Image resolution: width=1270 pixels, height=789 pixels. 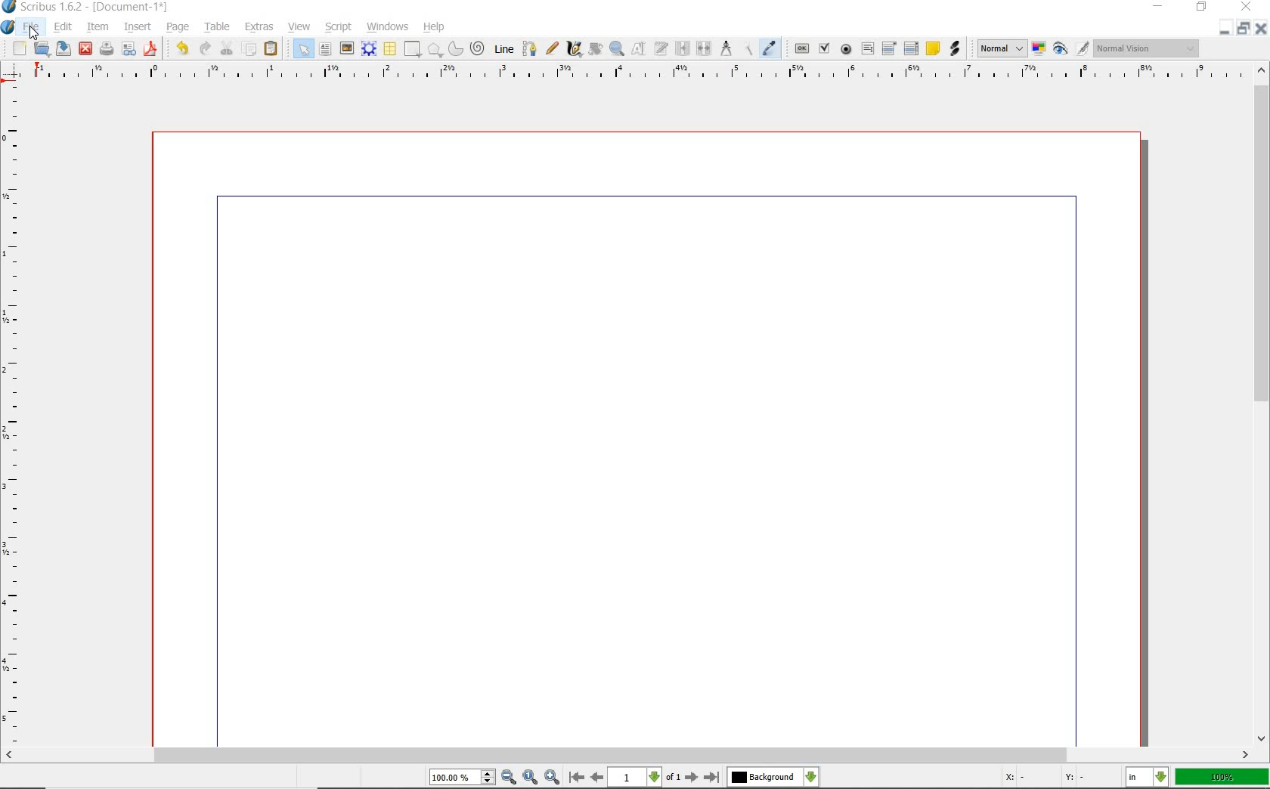 What do you see at coordinates (553, 48) in the screenshot?
I see `freehand line` at bounding box center [553, 48].